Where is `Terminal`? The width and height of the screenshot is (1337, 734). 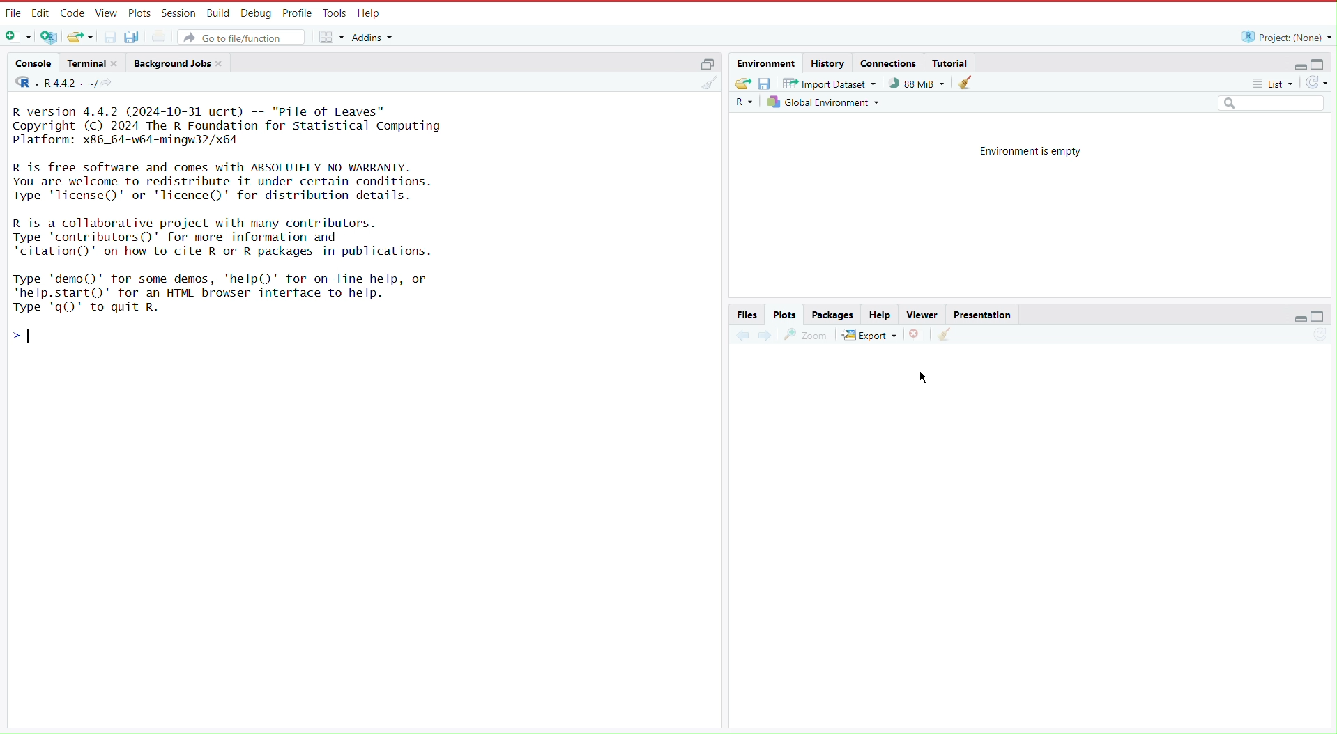 Terminal is located at coordinates (92, 63).